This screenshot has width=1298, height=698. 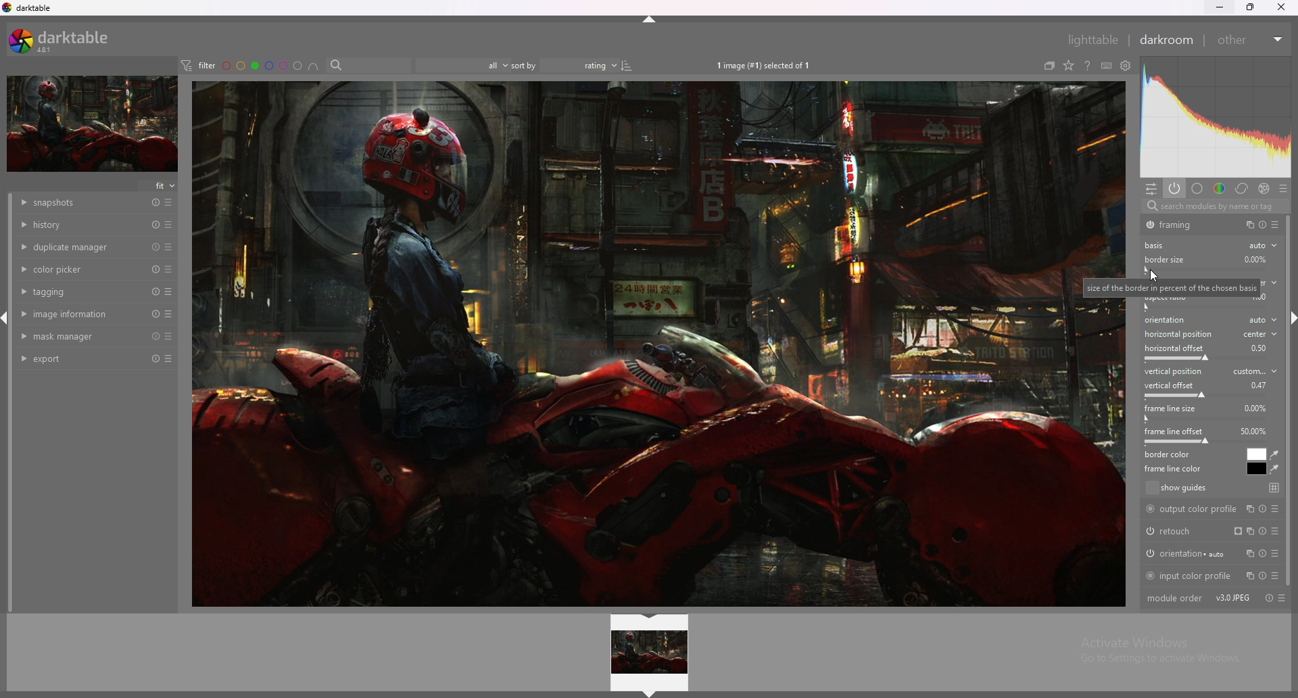 I want to click on presets, so click(x=1276, y=225).